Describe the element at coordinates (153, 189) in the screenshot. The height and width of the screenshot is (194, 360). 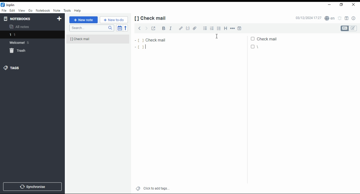
I see `click to add tags` at that location.